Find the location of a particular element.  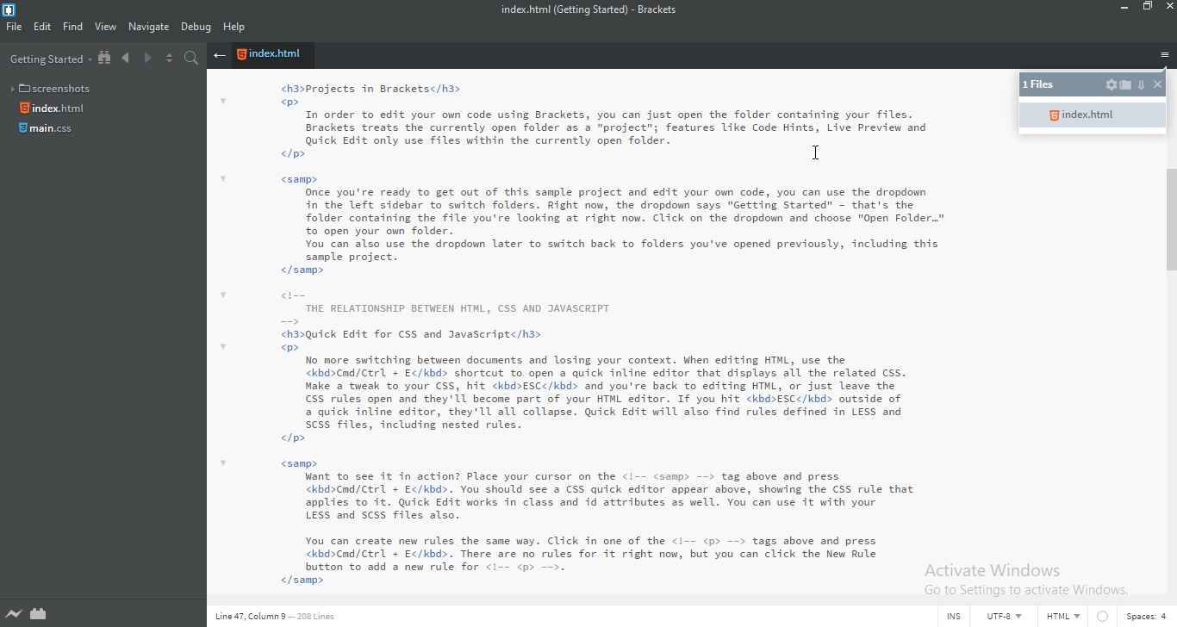

logo is located at coordinates (13, 9).